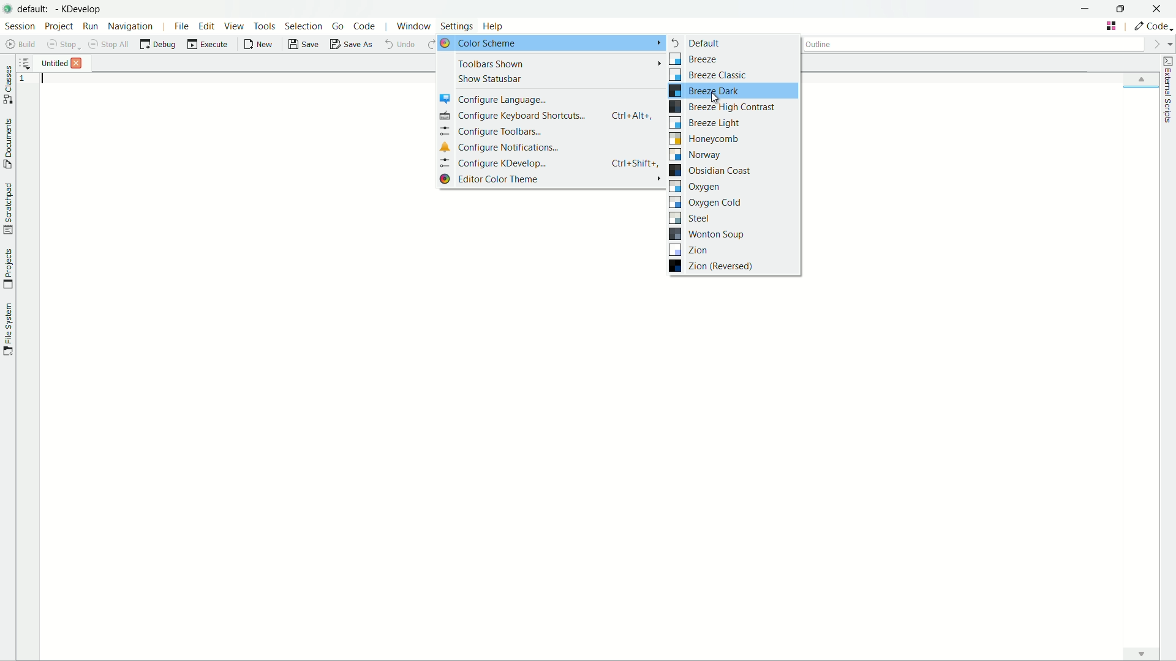 The image size is (1176, 661). I want to click on view, so click(234, 26).